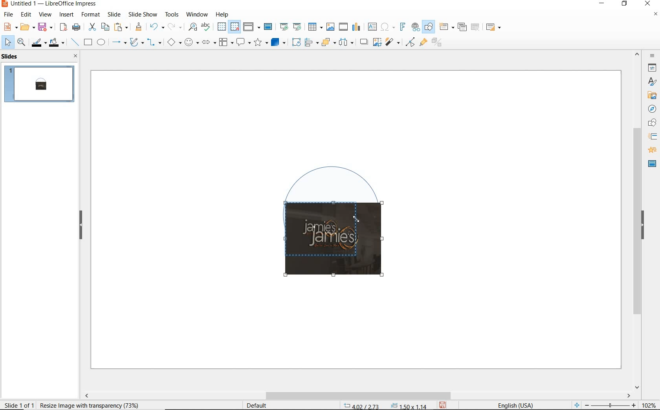 The height and width of the screenshot is (410, 660). I want to click on 3d objects, so click(279, 42).